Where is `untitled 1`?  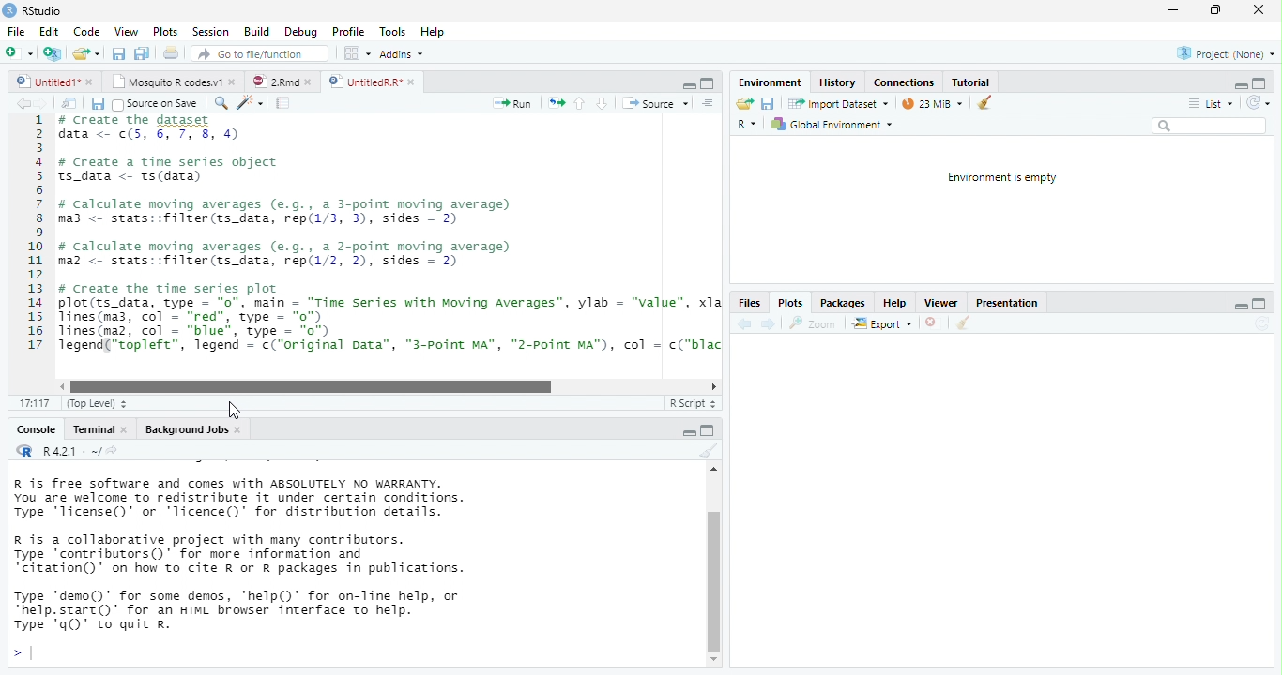
untitled 1 is located at coordinates (43, 81).